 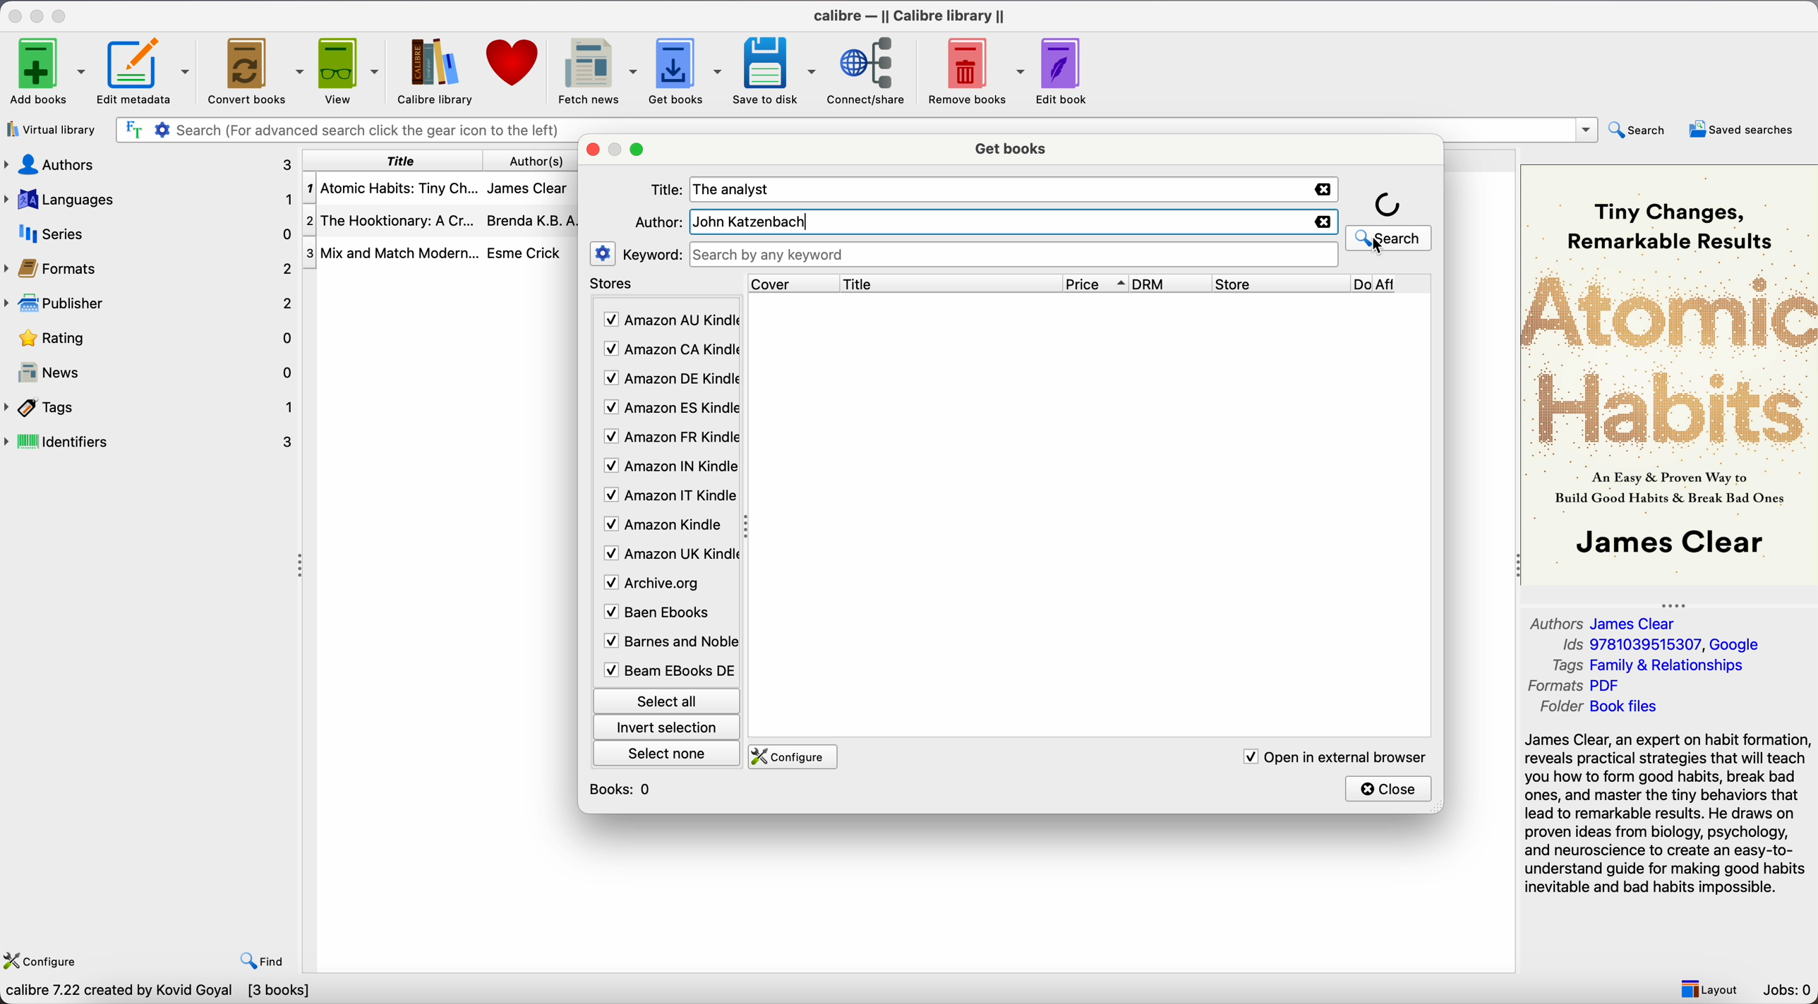 What do you see at coordinates (1669, 373) in the screenshot?
I see `Book cover preview` at bounding box center [1669, 373].